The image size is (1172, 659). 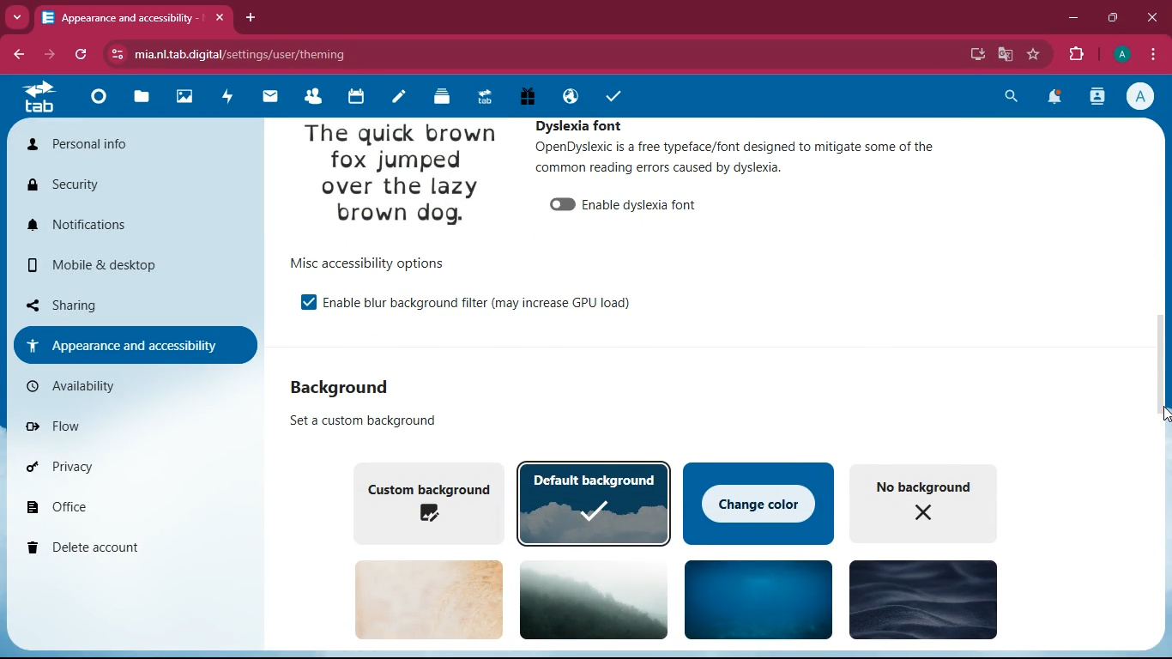 What do you see at coordinates (142, 99) in the screenshot?
I see `files` at bounding box center [142, 99].